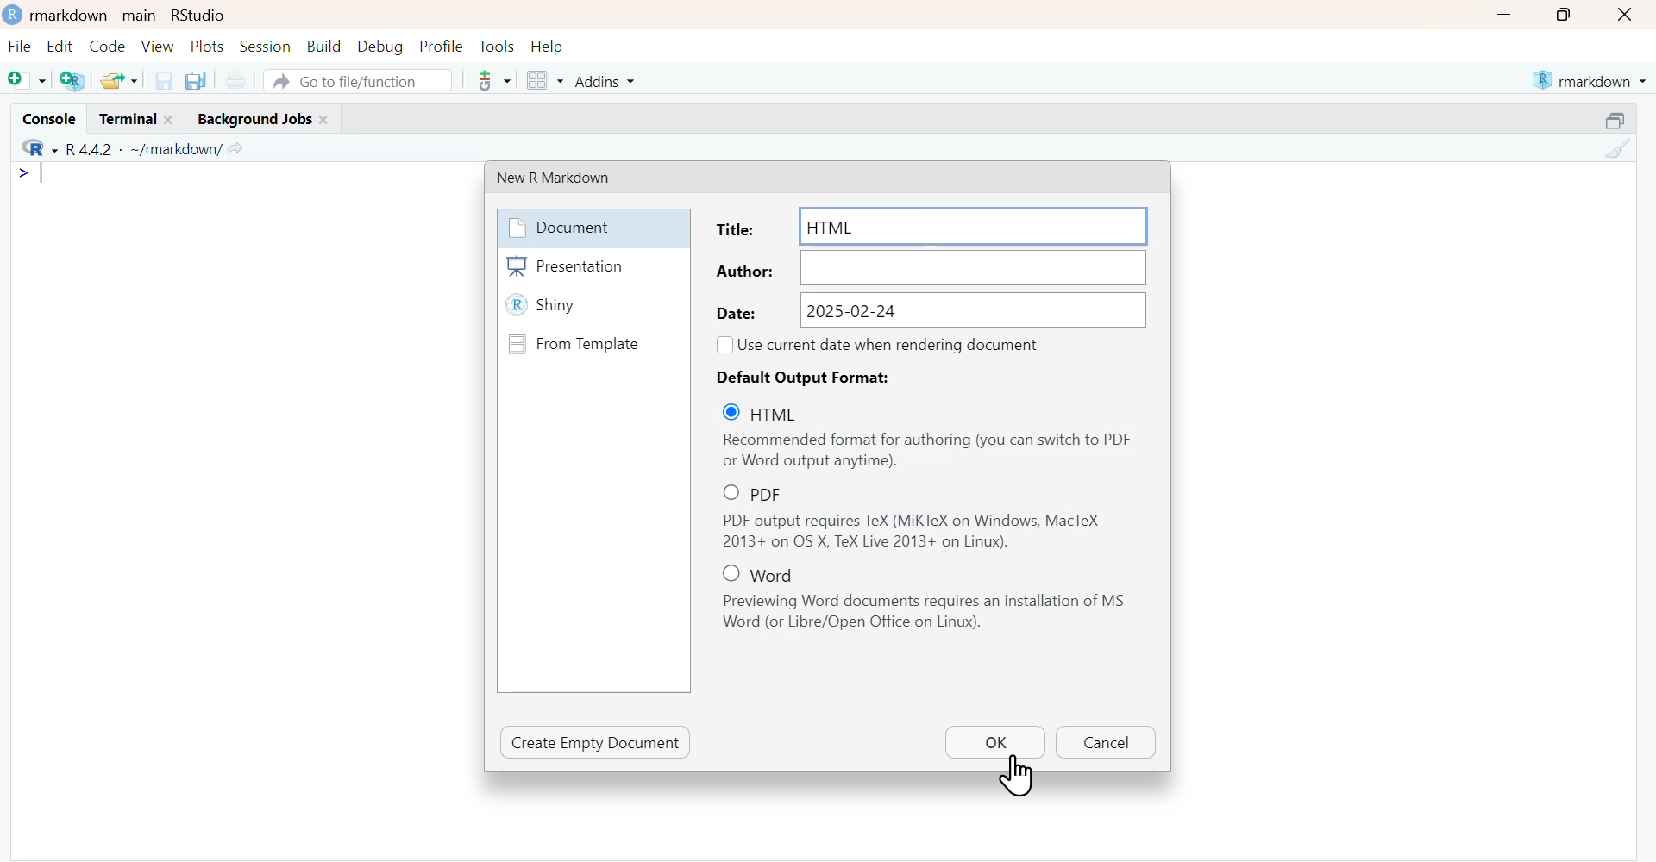 The height and width of the screenshot is (862, 1656). I want to click on line 1, so click(34, 173).